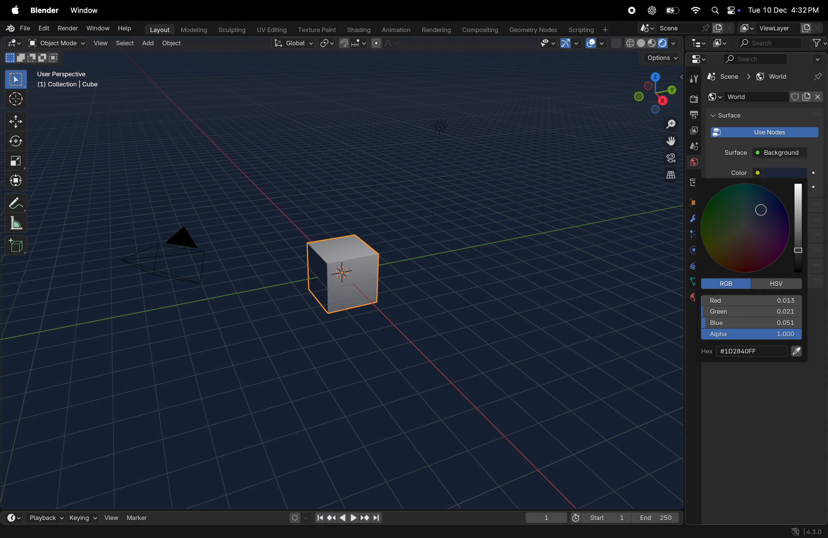 This screenshot has height=538, width=828. I want to click on add cube, so click(17, 245).